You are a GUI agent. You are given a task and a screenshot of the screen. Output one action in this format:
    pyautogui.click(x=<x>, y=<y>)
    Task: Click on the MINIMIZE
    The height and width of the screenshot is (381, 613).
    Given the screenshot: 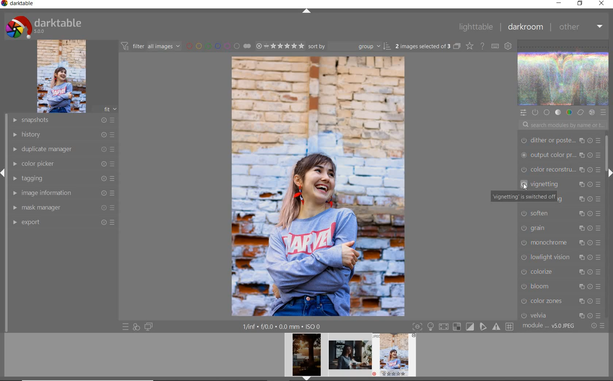 What is the action you would take?
    pyautogui.click(x=559, y=3)
    